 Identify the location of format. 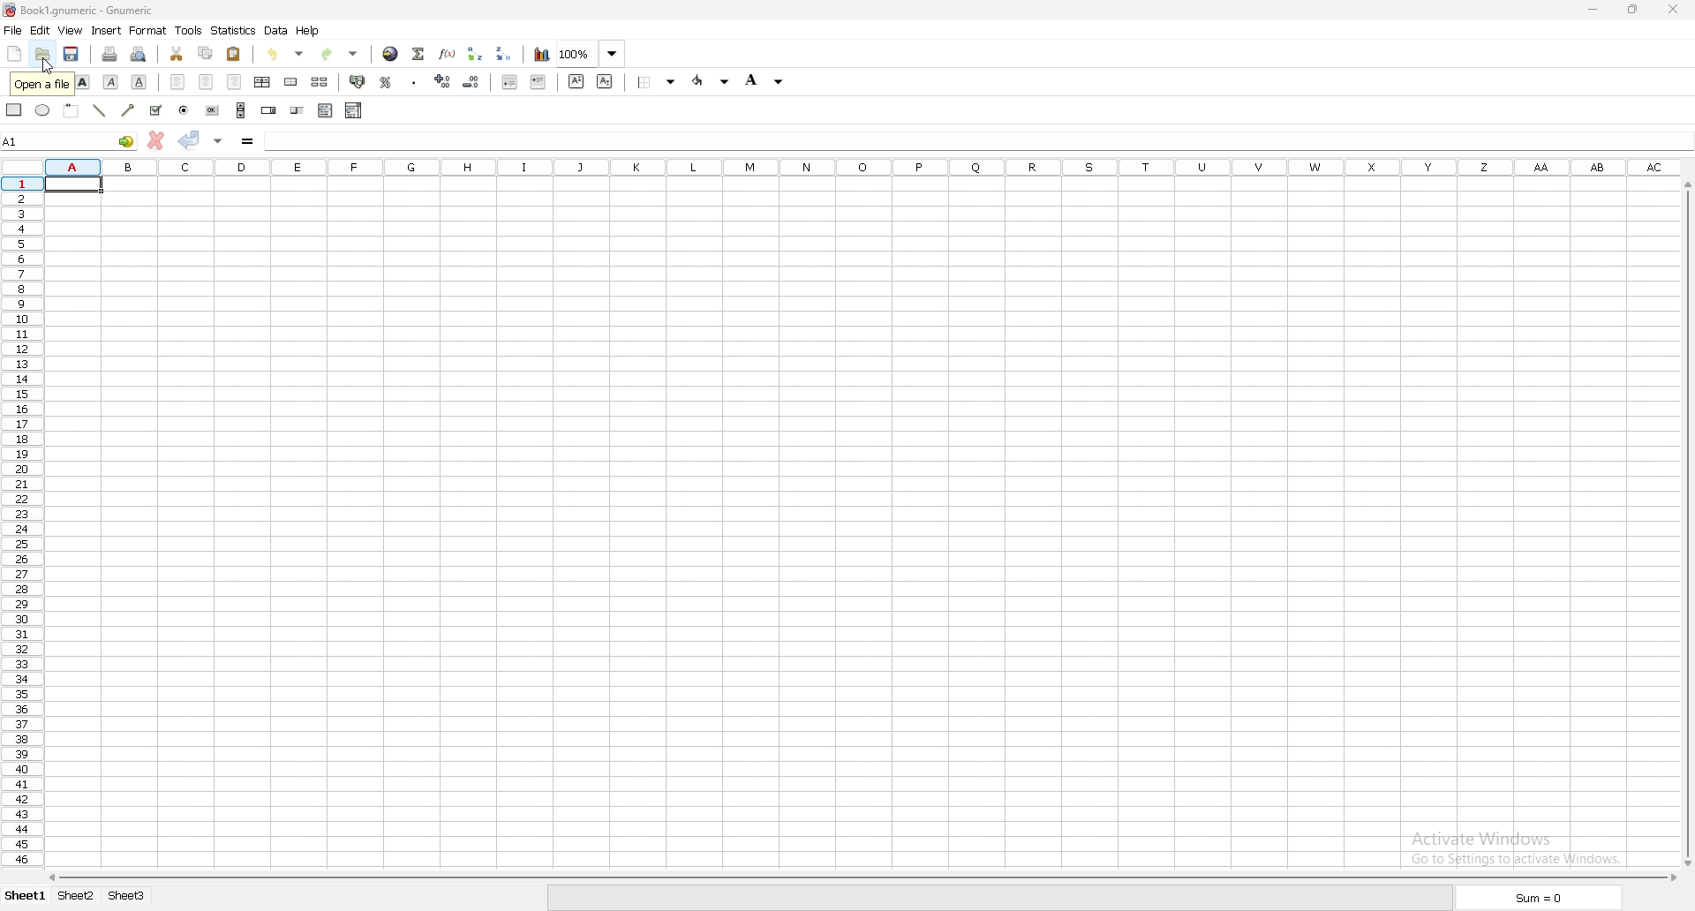
(149, 30).